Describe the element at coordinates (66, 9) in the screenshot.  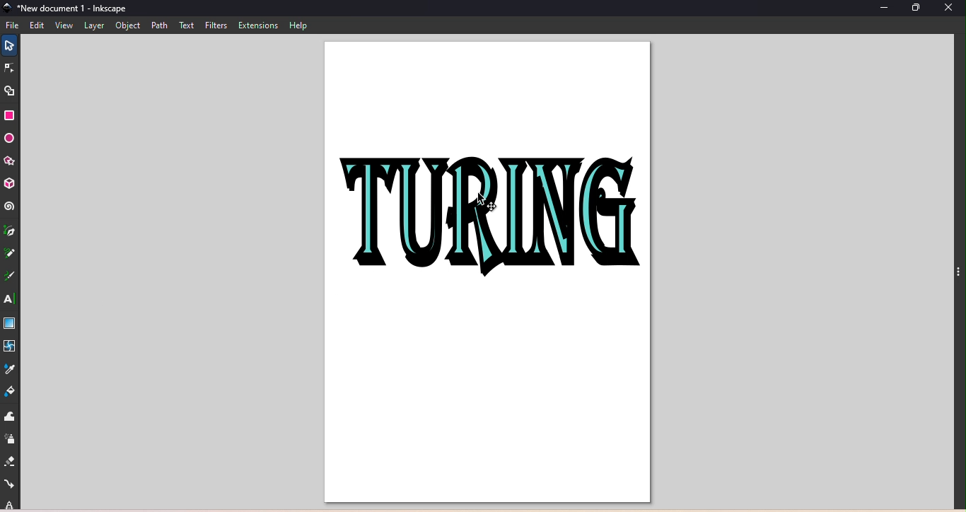
I see `File name` at that location.